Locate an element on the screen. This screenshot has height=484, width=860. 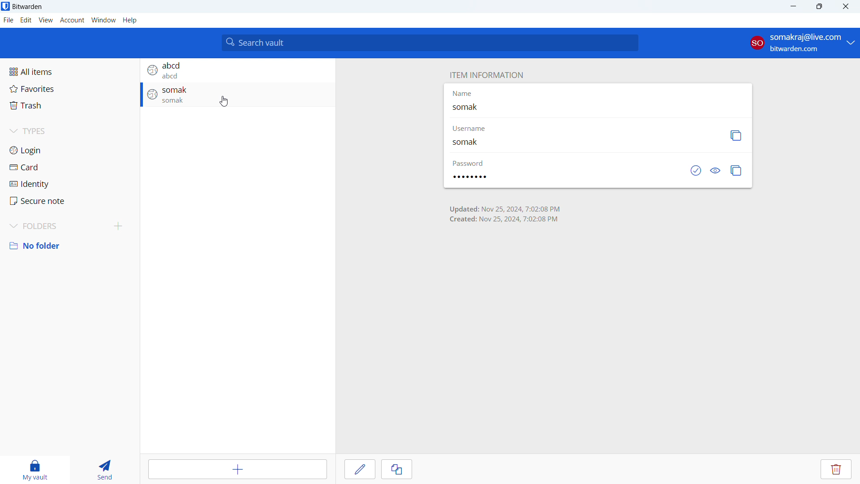
add folder is located at coordinates (117, 227).